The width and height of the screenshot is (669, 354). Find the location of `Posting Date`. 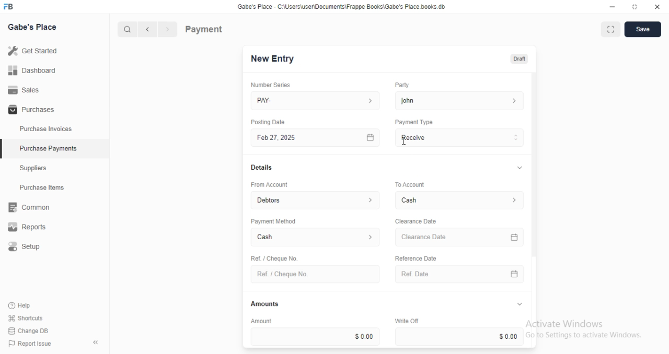

Posting Date is located at coordinates (269, 122).